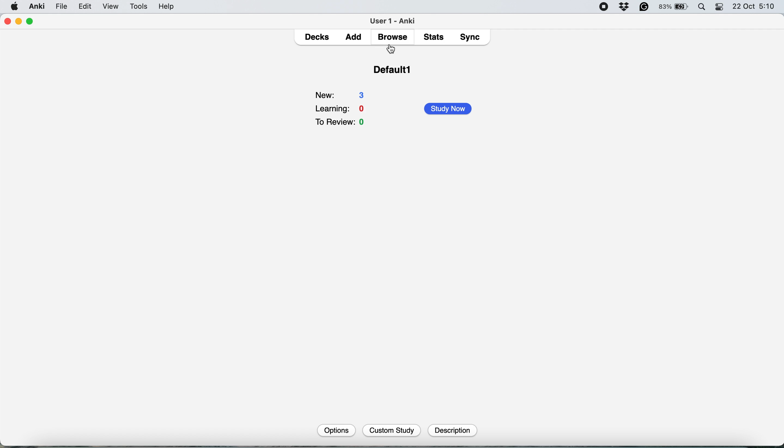  What do you see at coordinates (703, 7) in the screenshot?
I see `spotlight search` at bounding box center [703, 7].